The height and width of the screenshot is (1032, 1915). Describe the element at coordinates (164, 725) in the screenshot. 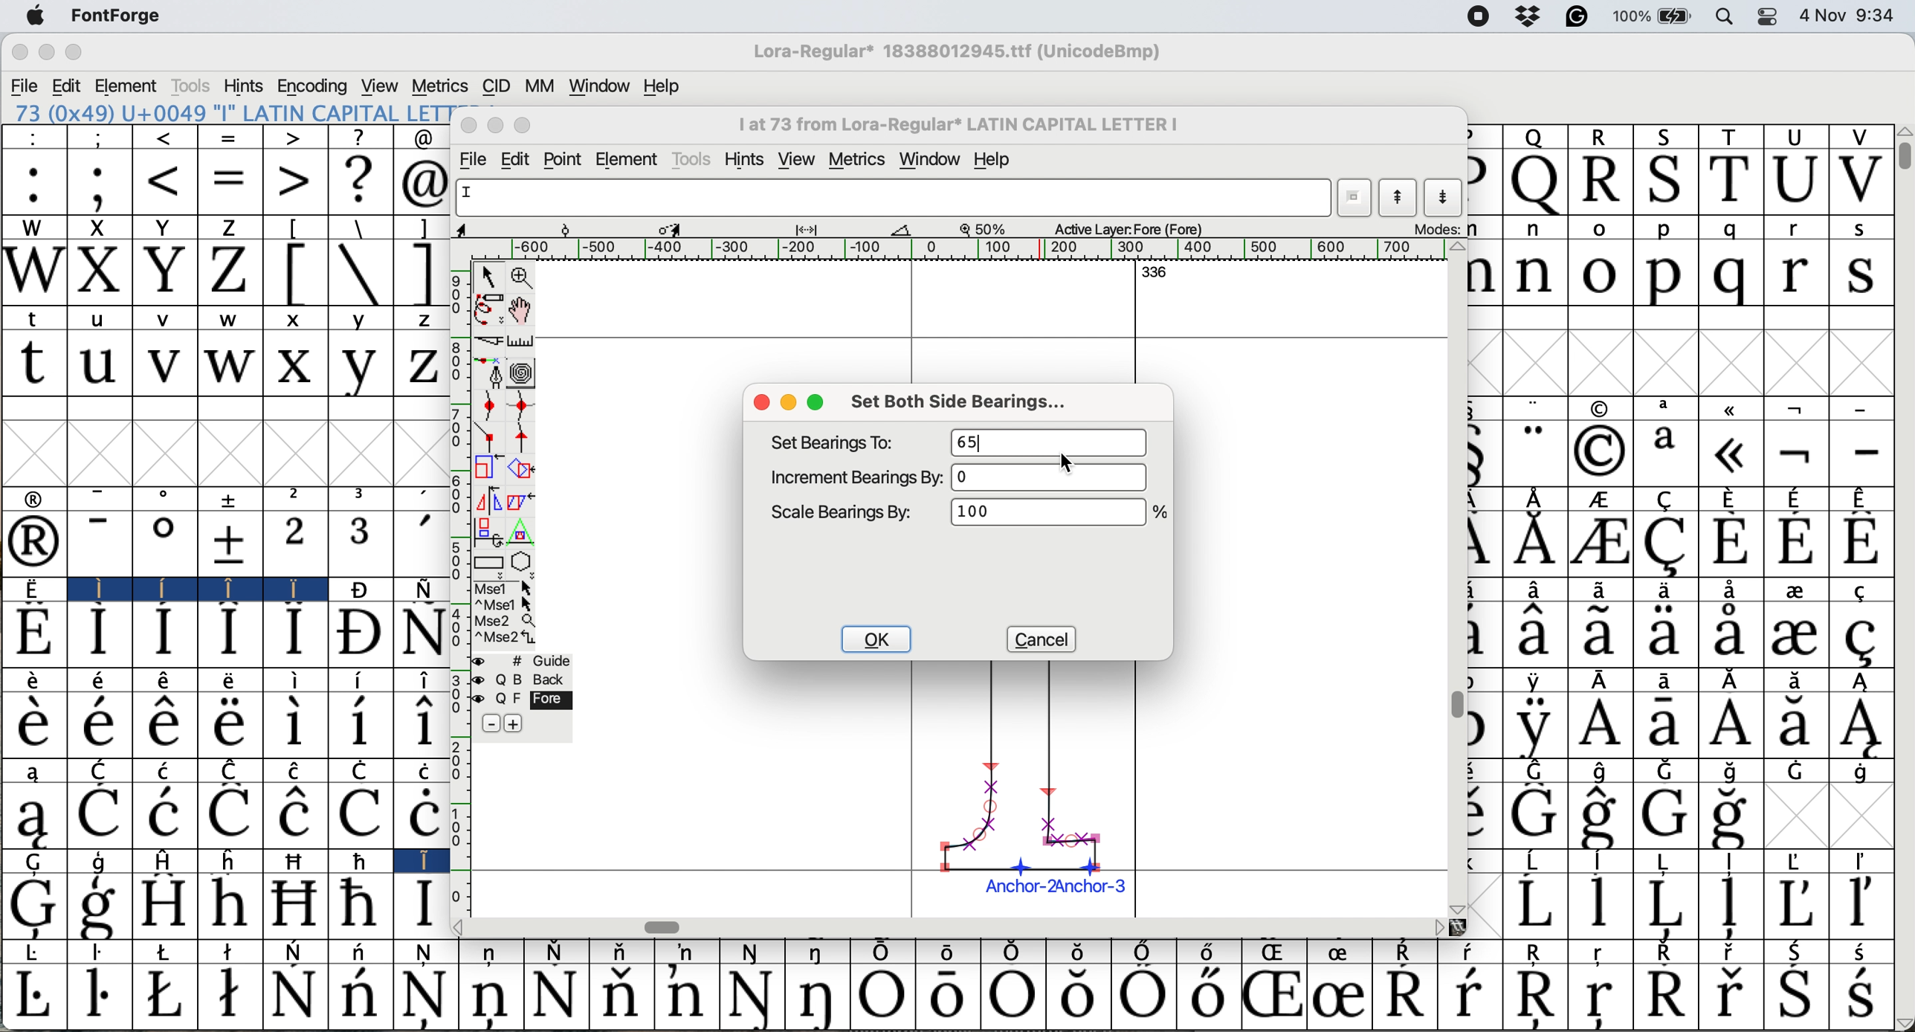

I see `Symbol` at that location.